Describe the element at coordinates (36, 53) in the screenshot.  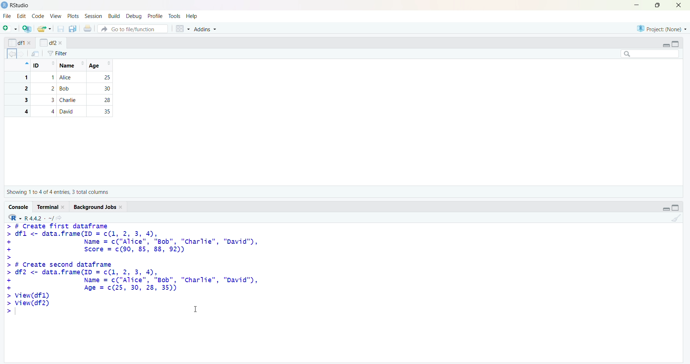
I see `send` at that location.